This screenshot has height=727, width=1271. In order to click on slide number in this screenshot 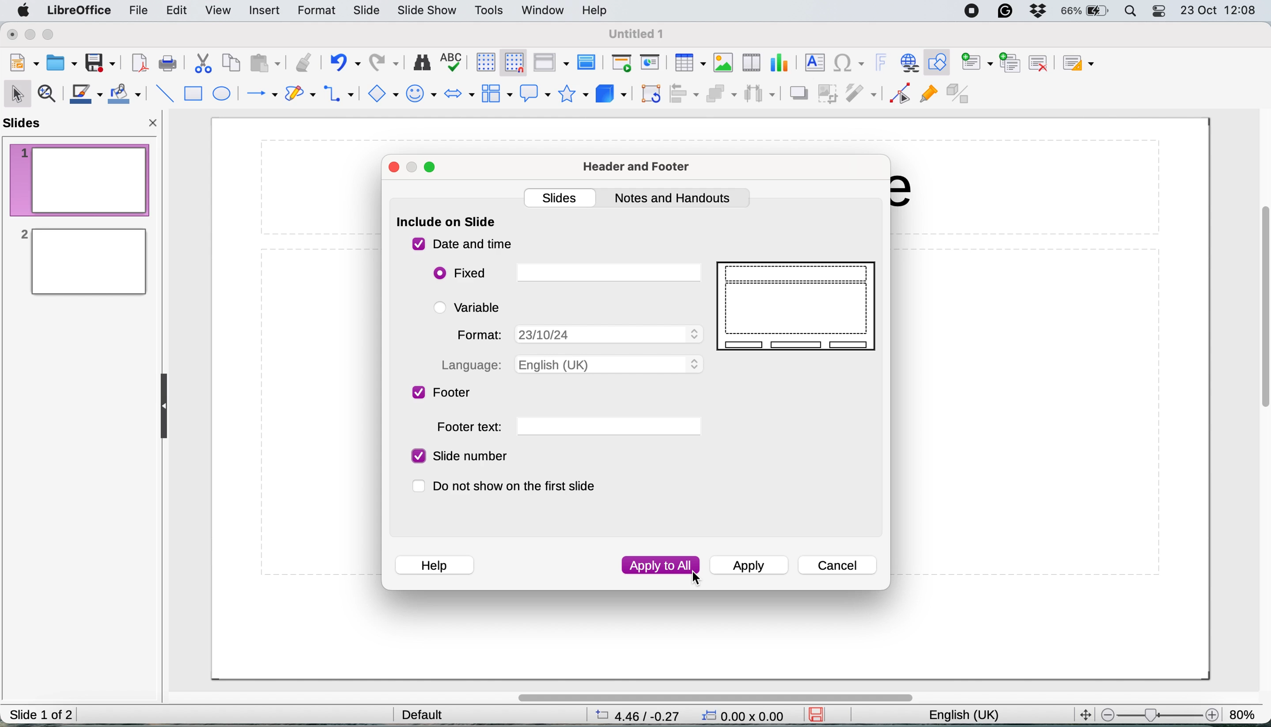, I will do `click(459, 456)`.